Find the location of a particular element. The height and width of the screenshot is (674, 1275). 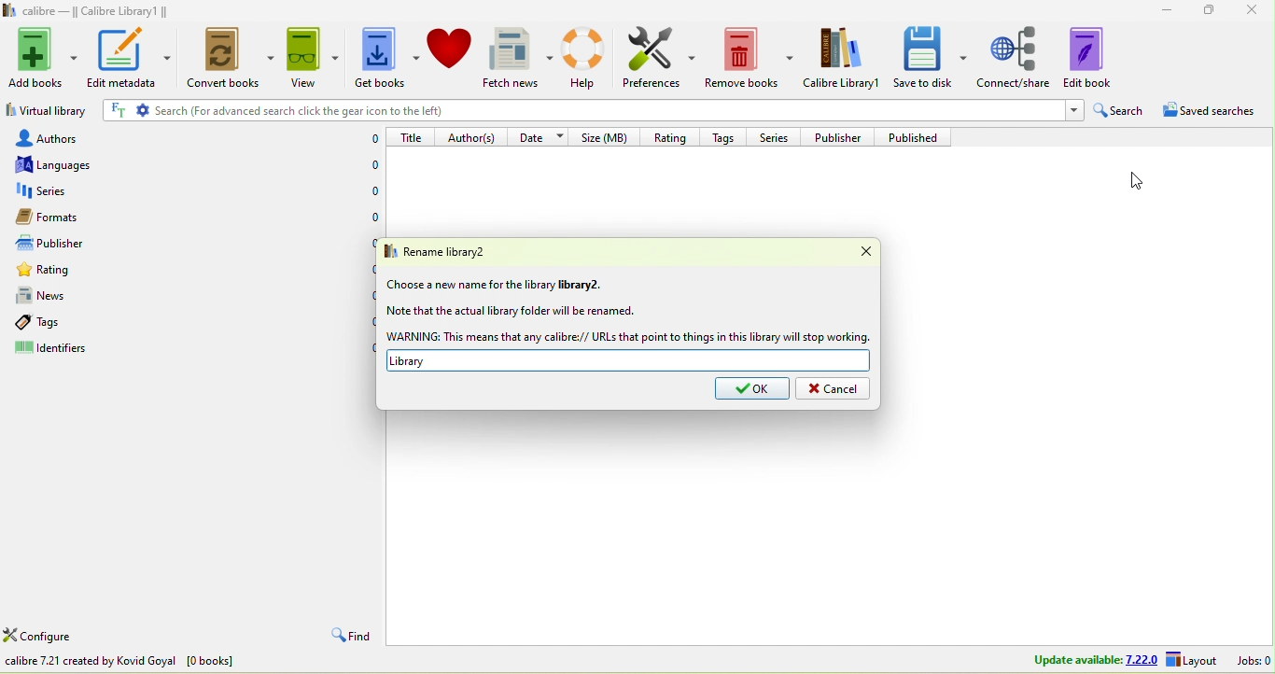

connect/share is located at coordinates (1015, 56).